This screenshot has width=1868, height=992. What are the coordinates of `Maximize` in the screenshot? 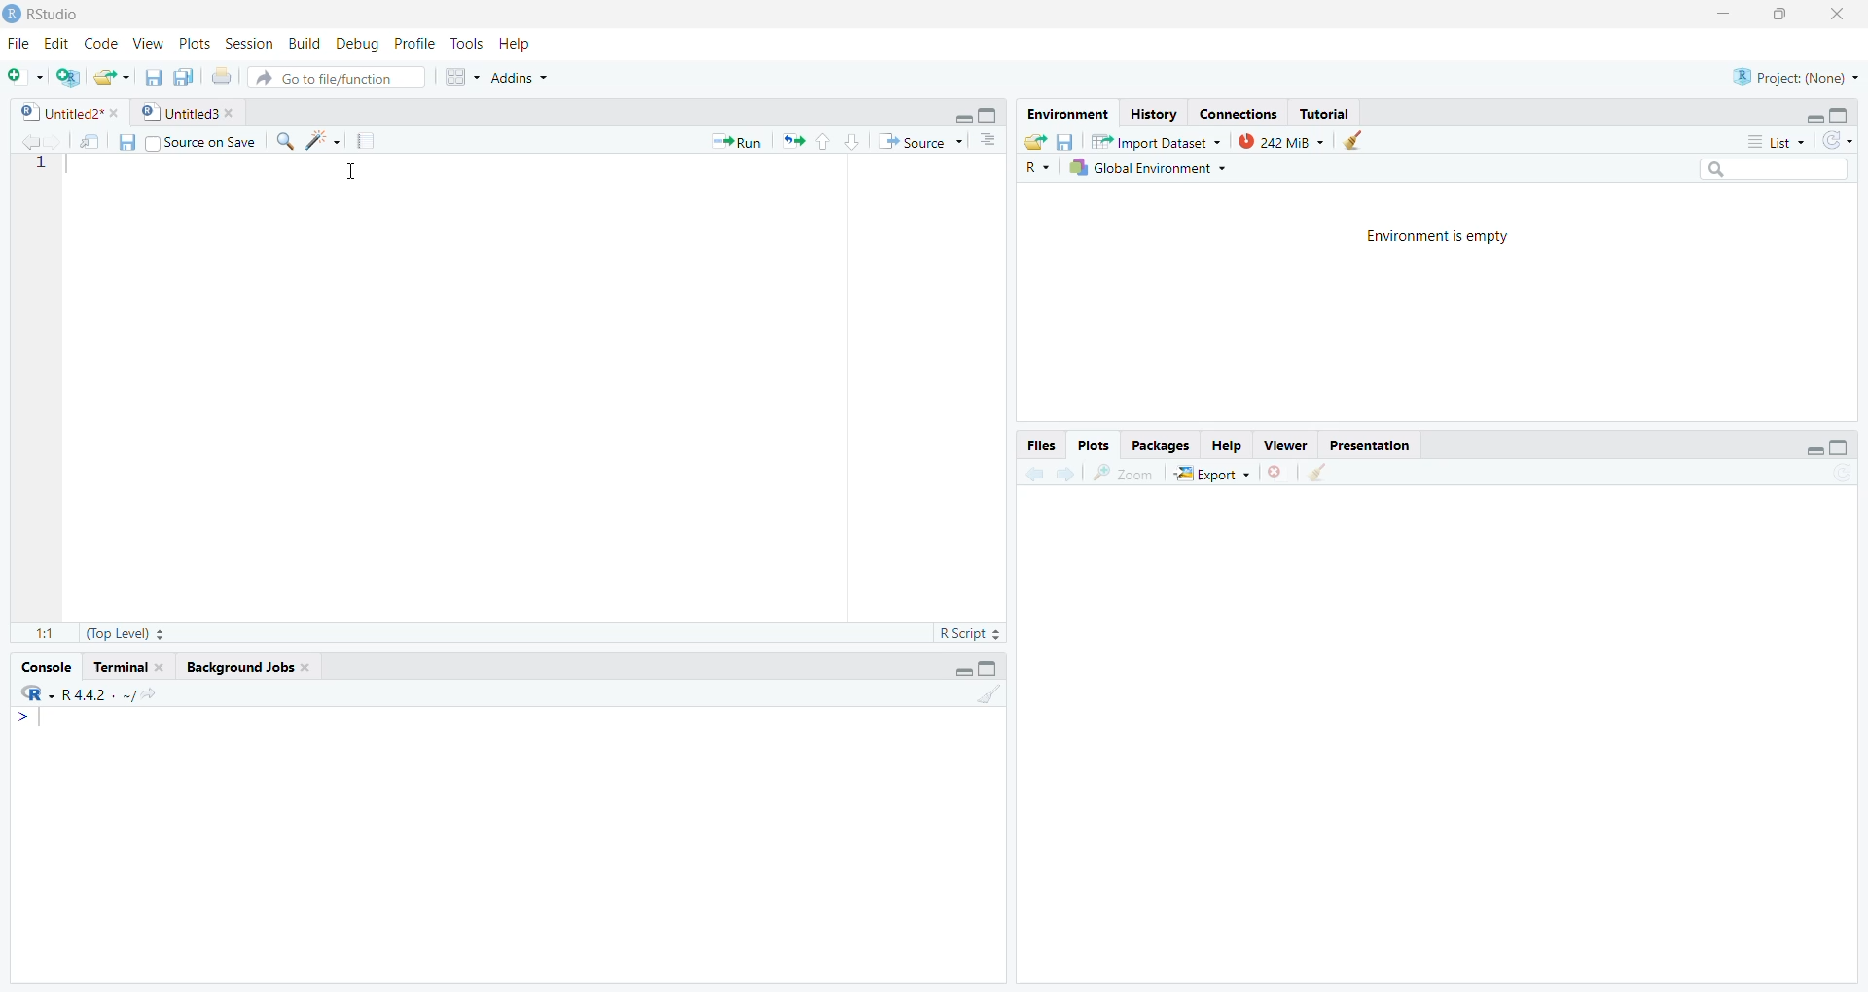 It's located at (1843, 116).